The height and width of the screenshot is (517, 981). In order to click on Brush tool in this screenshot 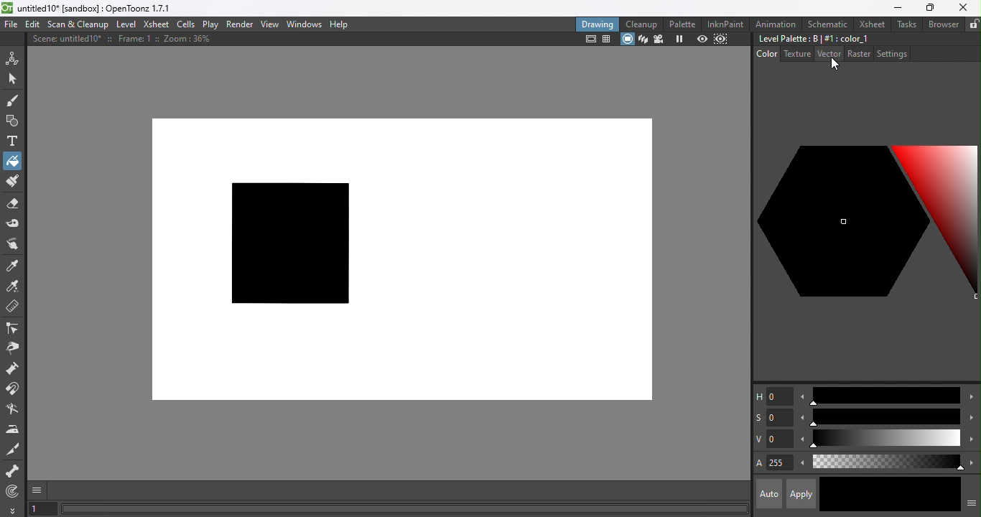, I will do `click(16, 100)`.